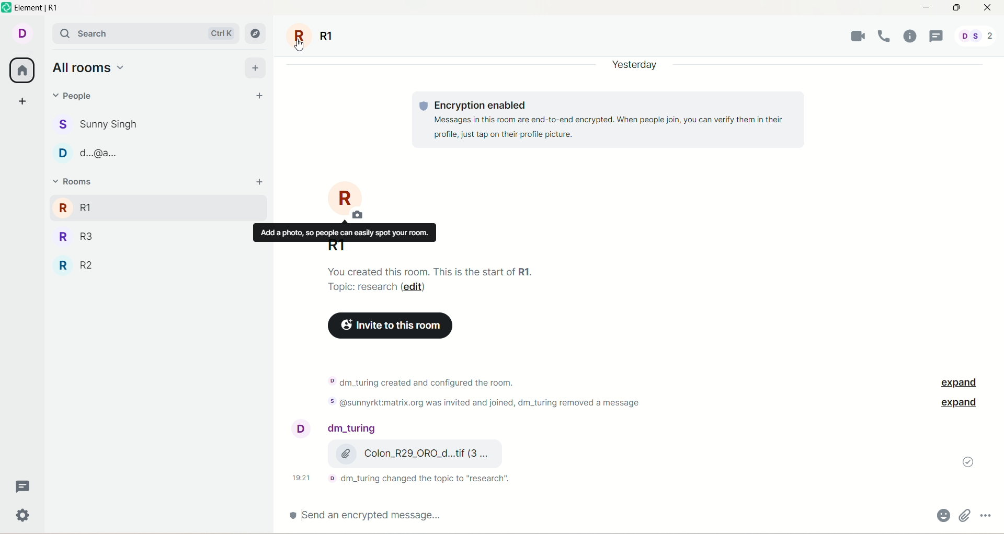 The height and width of the screenshot is (534, 1004). What do you see at coordinates (957, 380) in the screenshot?
I see `expand` at bounding box center [957, 380].